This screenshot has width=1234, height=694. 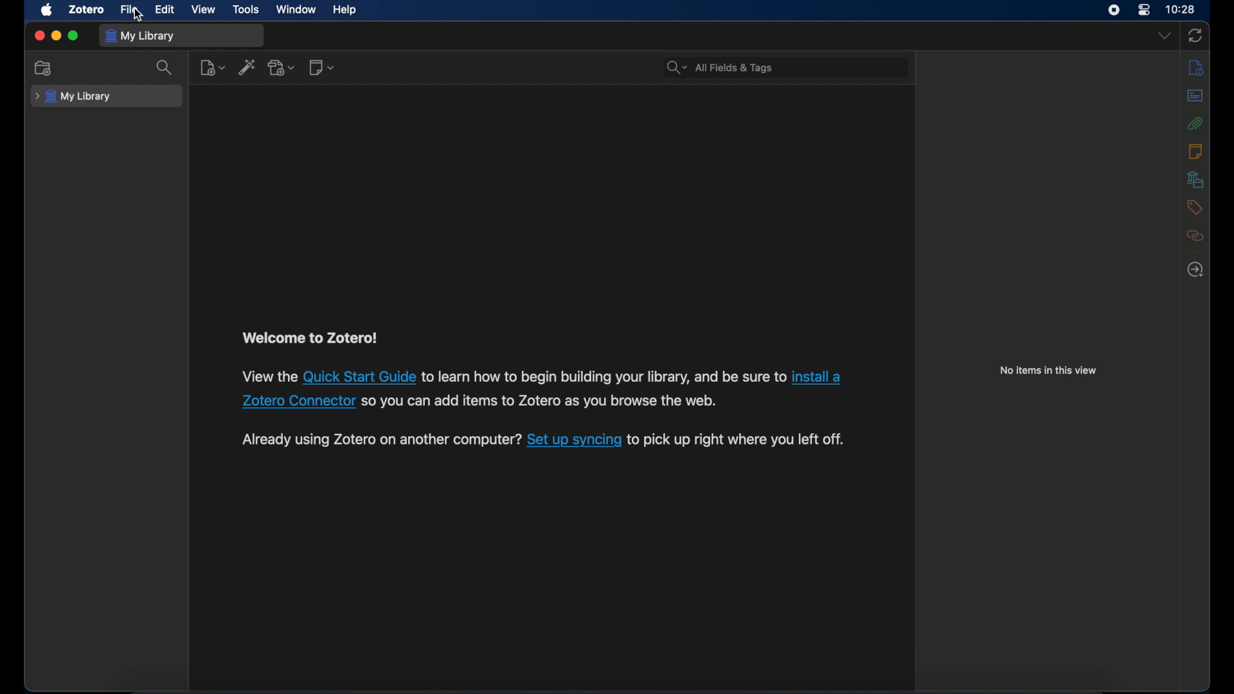 I want to click on window, so click(x=296, y=10).